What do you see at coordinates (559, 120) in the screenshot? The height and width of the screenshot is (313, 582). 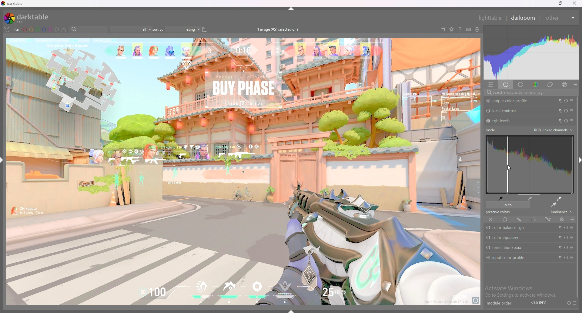 I see `multiple instances action` at bounding box center [559, 120].